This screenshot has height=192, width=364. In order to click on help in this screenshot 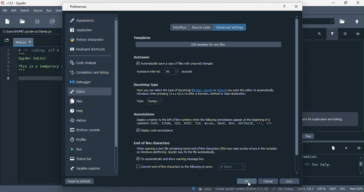, I will do `click(82, 111)`.